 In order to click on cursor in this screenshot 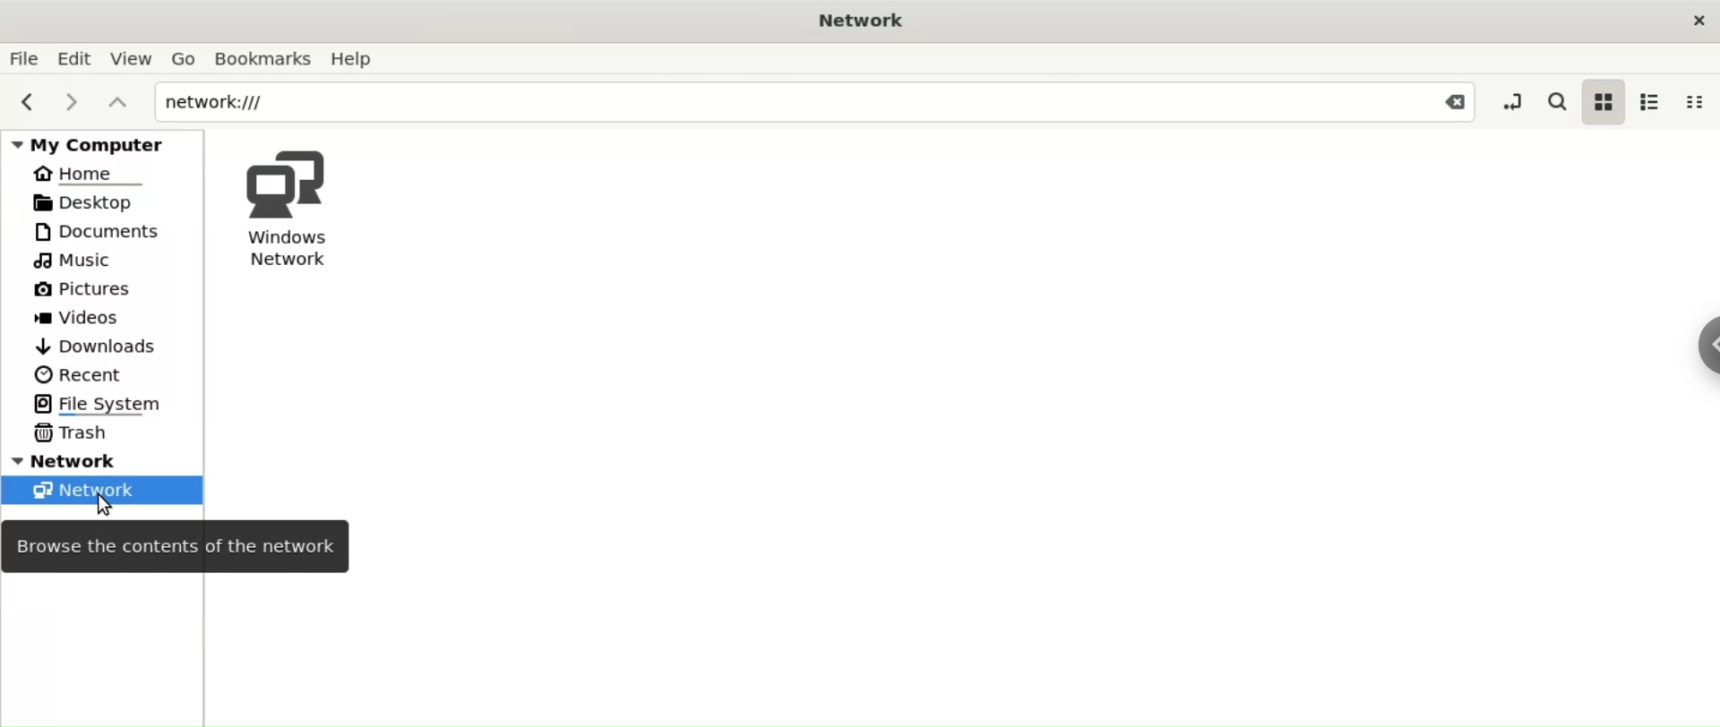, I will do `click(111, 506)`.